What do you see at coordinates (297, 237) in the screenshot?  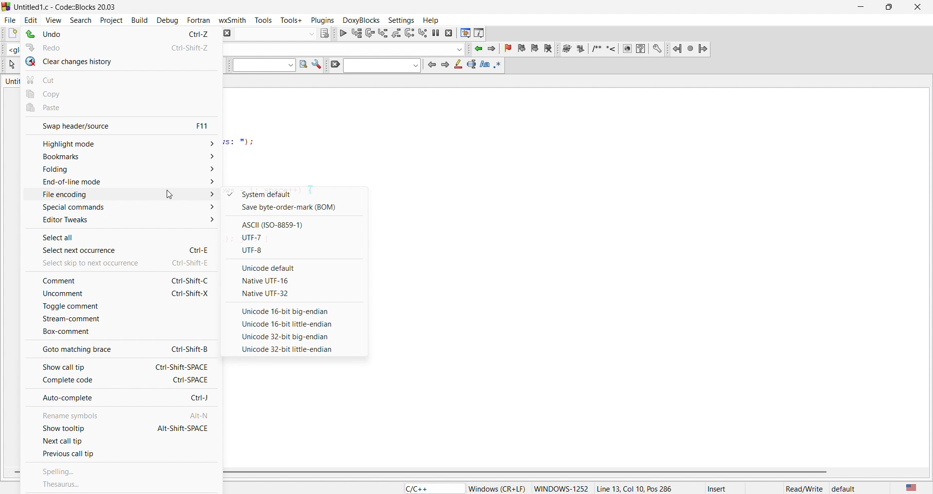 I see `UTF-7` at bounding box center [297, 237].